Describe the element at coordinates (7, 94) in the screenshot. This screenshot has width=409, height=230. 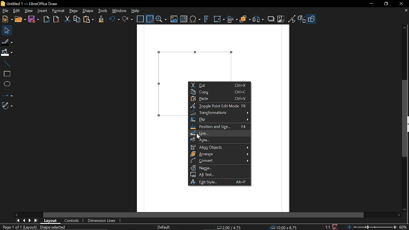
I see `Lines and arrows` at that location.